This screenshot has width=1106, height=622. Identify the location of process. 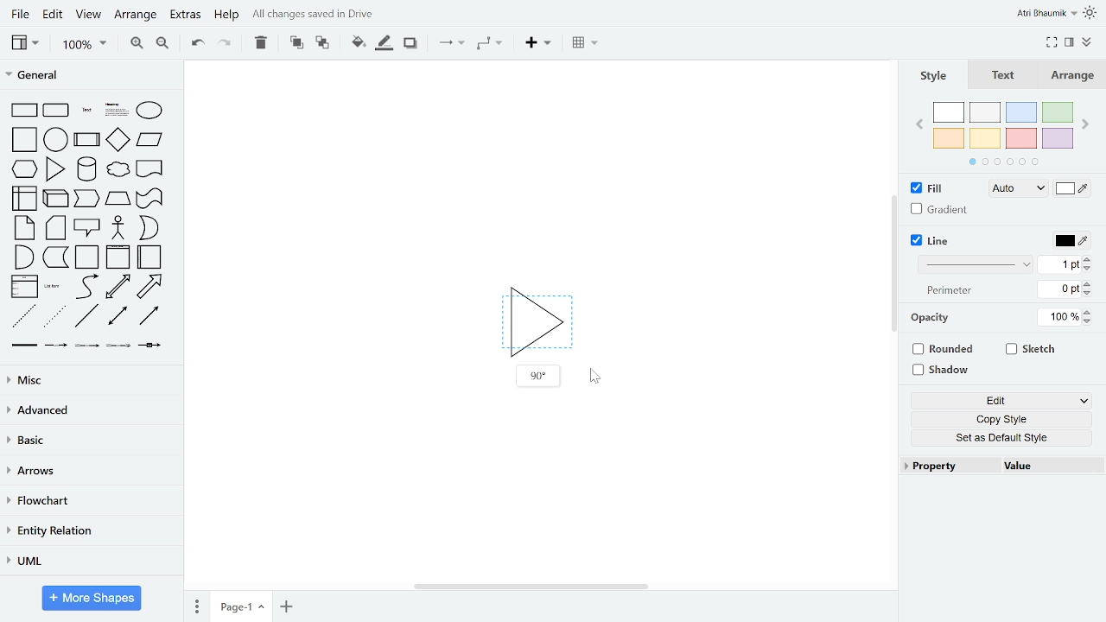
(87, 139).